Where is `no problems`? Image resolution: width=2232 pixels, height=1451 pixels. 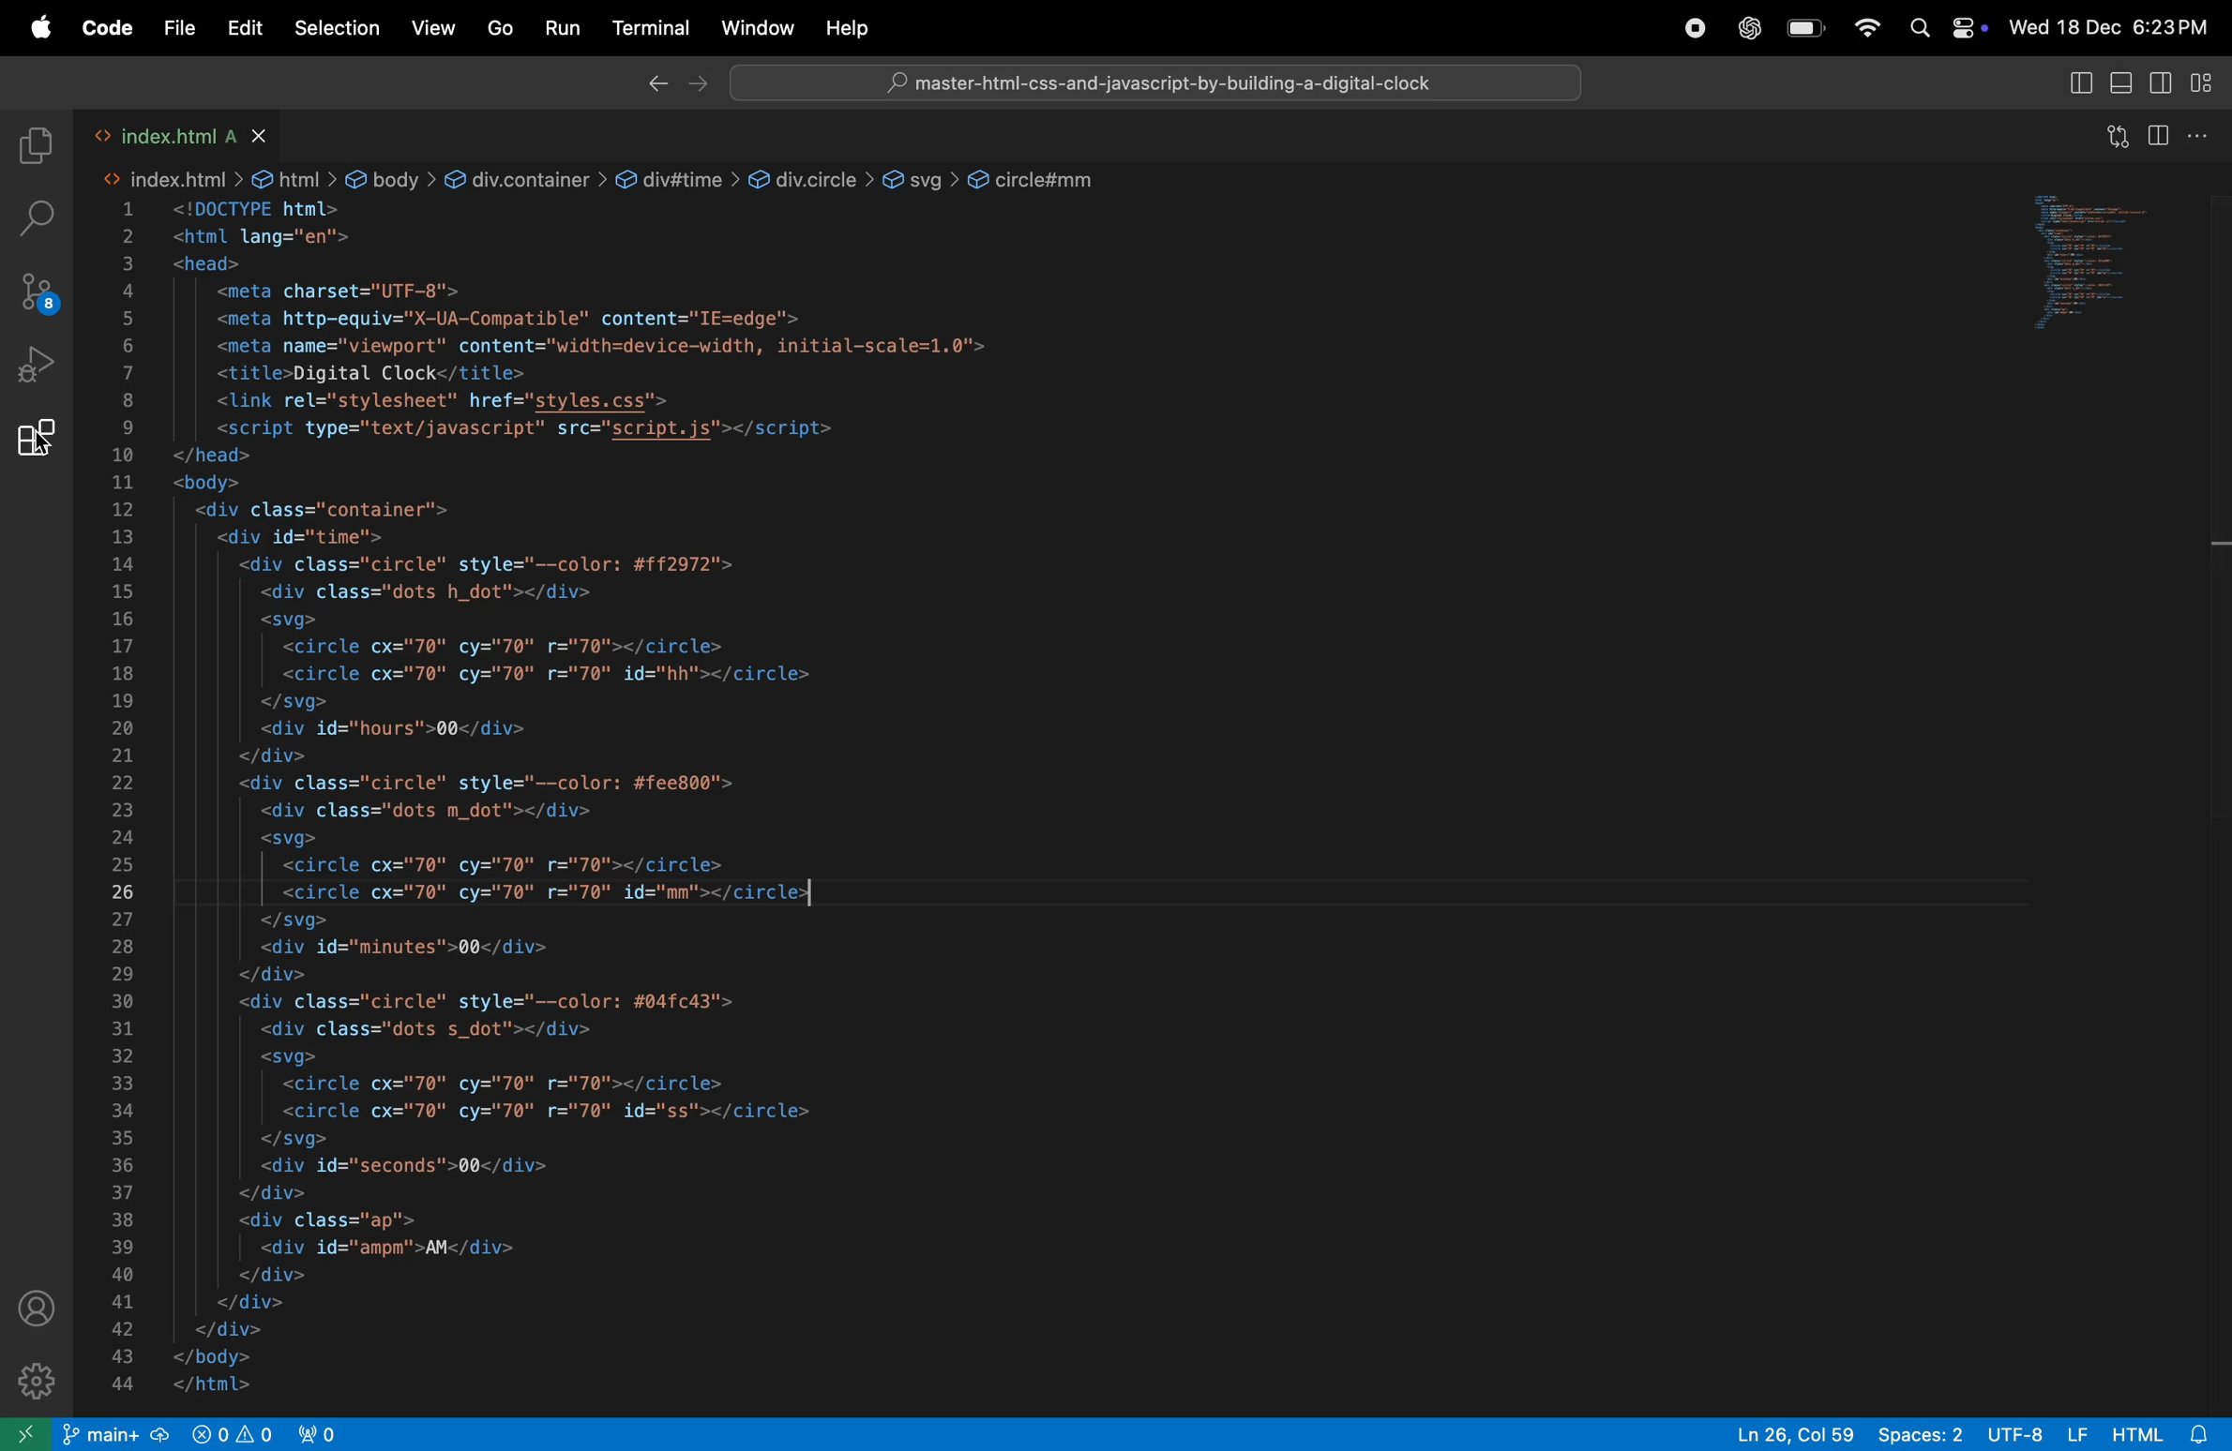 no problems is located at coordinates (229, 1433).